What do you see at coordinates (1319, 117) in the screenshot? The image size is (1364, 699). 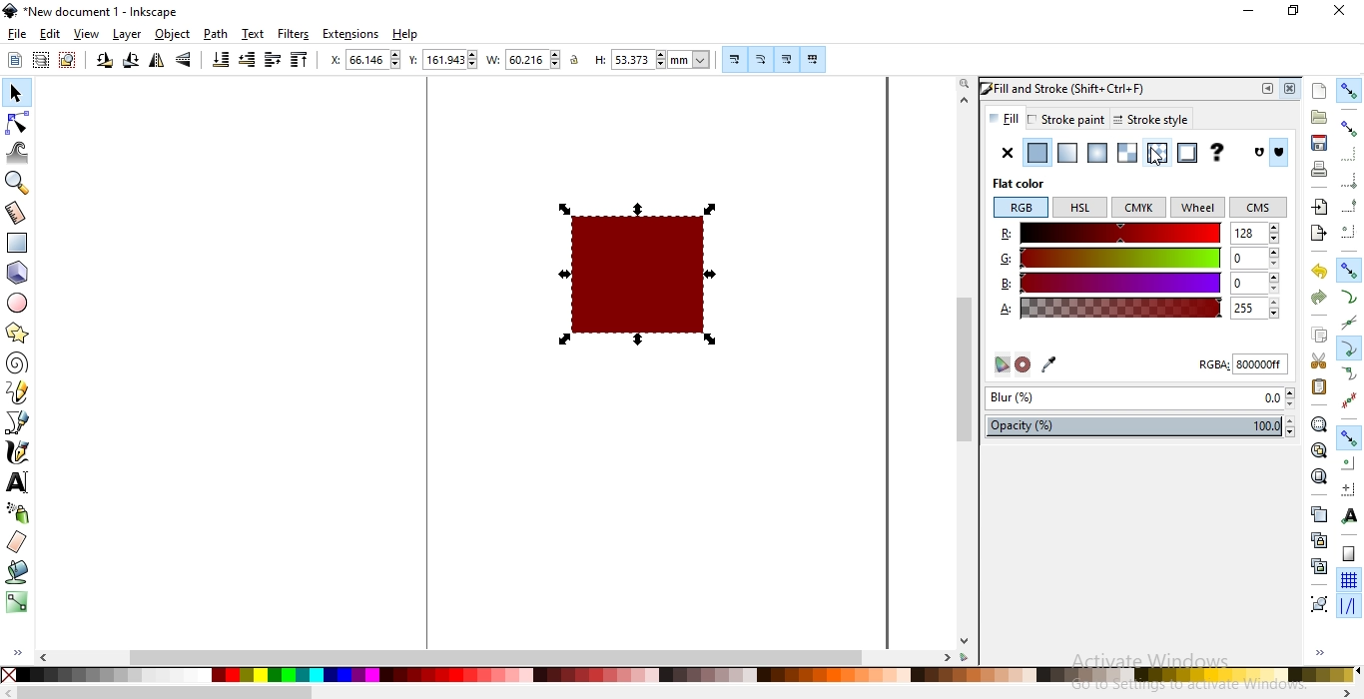 I see `open existing document` at bounding box center [1319, 117].